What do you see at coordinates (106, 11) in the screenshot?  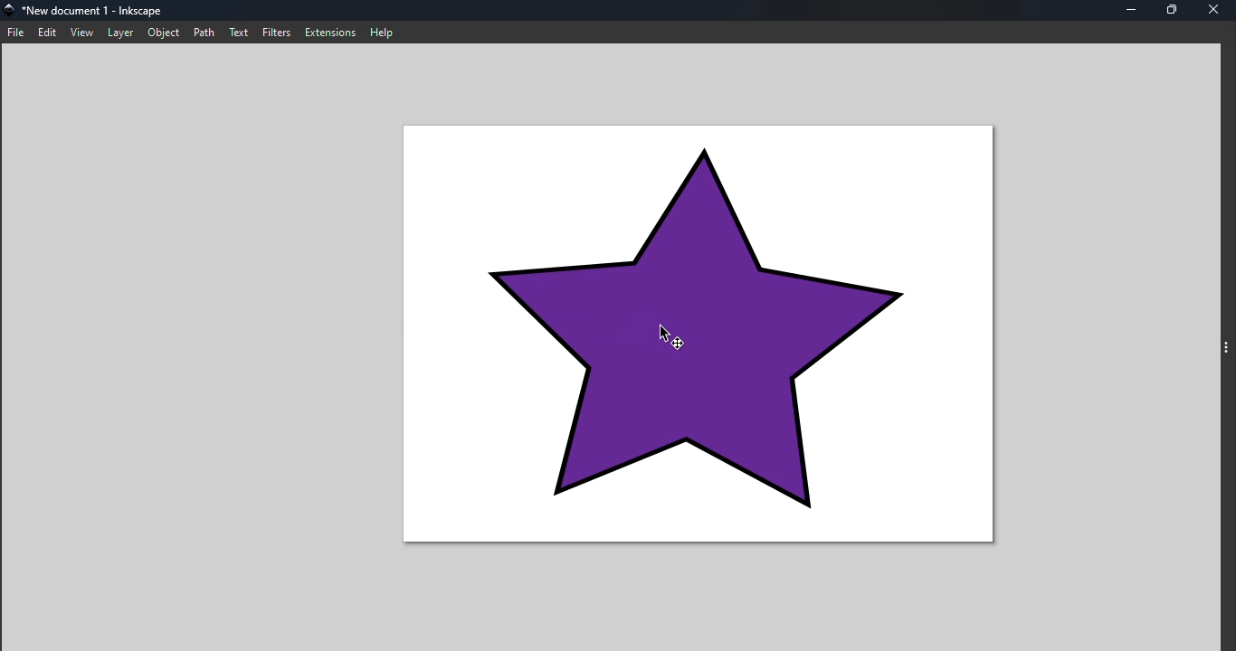 I see `File name` at bounding box center [106, 11].